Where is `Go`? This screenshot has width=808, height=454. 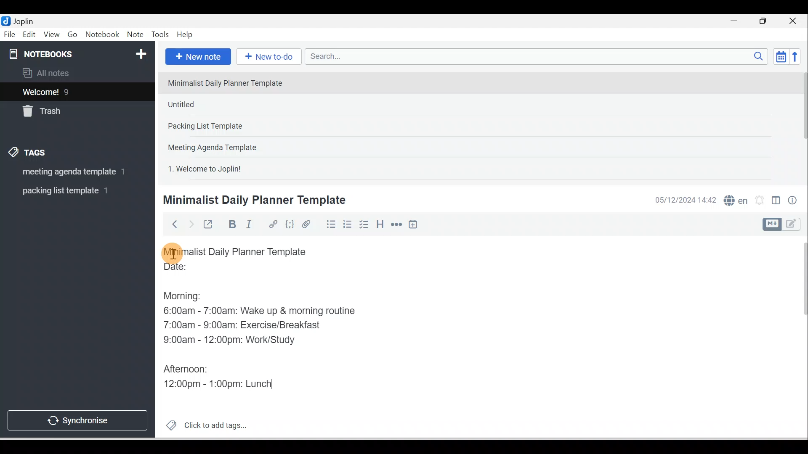
Go is located at coordinates (74, 35).